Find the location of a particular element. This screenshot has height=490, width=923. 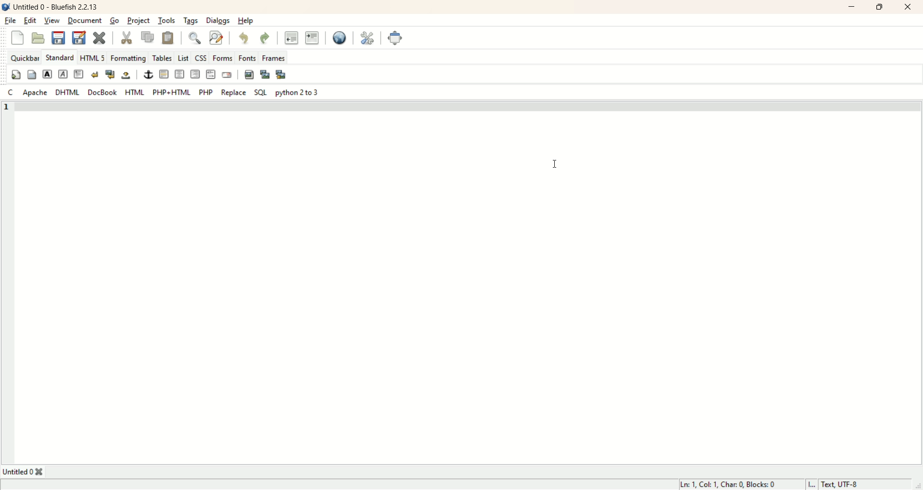

view is located at coordinates (51, 21).